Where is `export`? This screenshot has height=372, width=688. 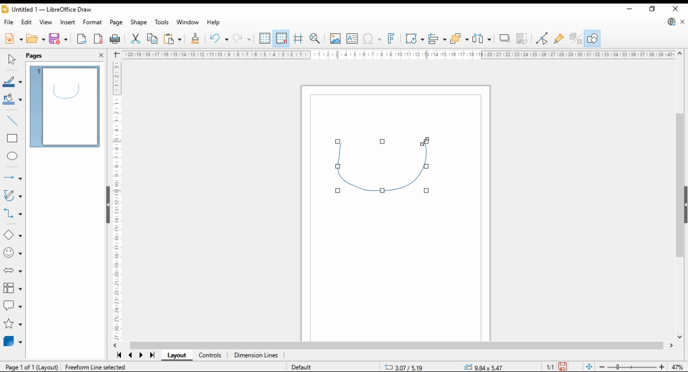 export is located at coordinates (83, 39).